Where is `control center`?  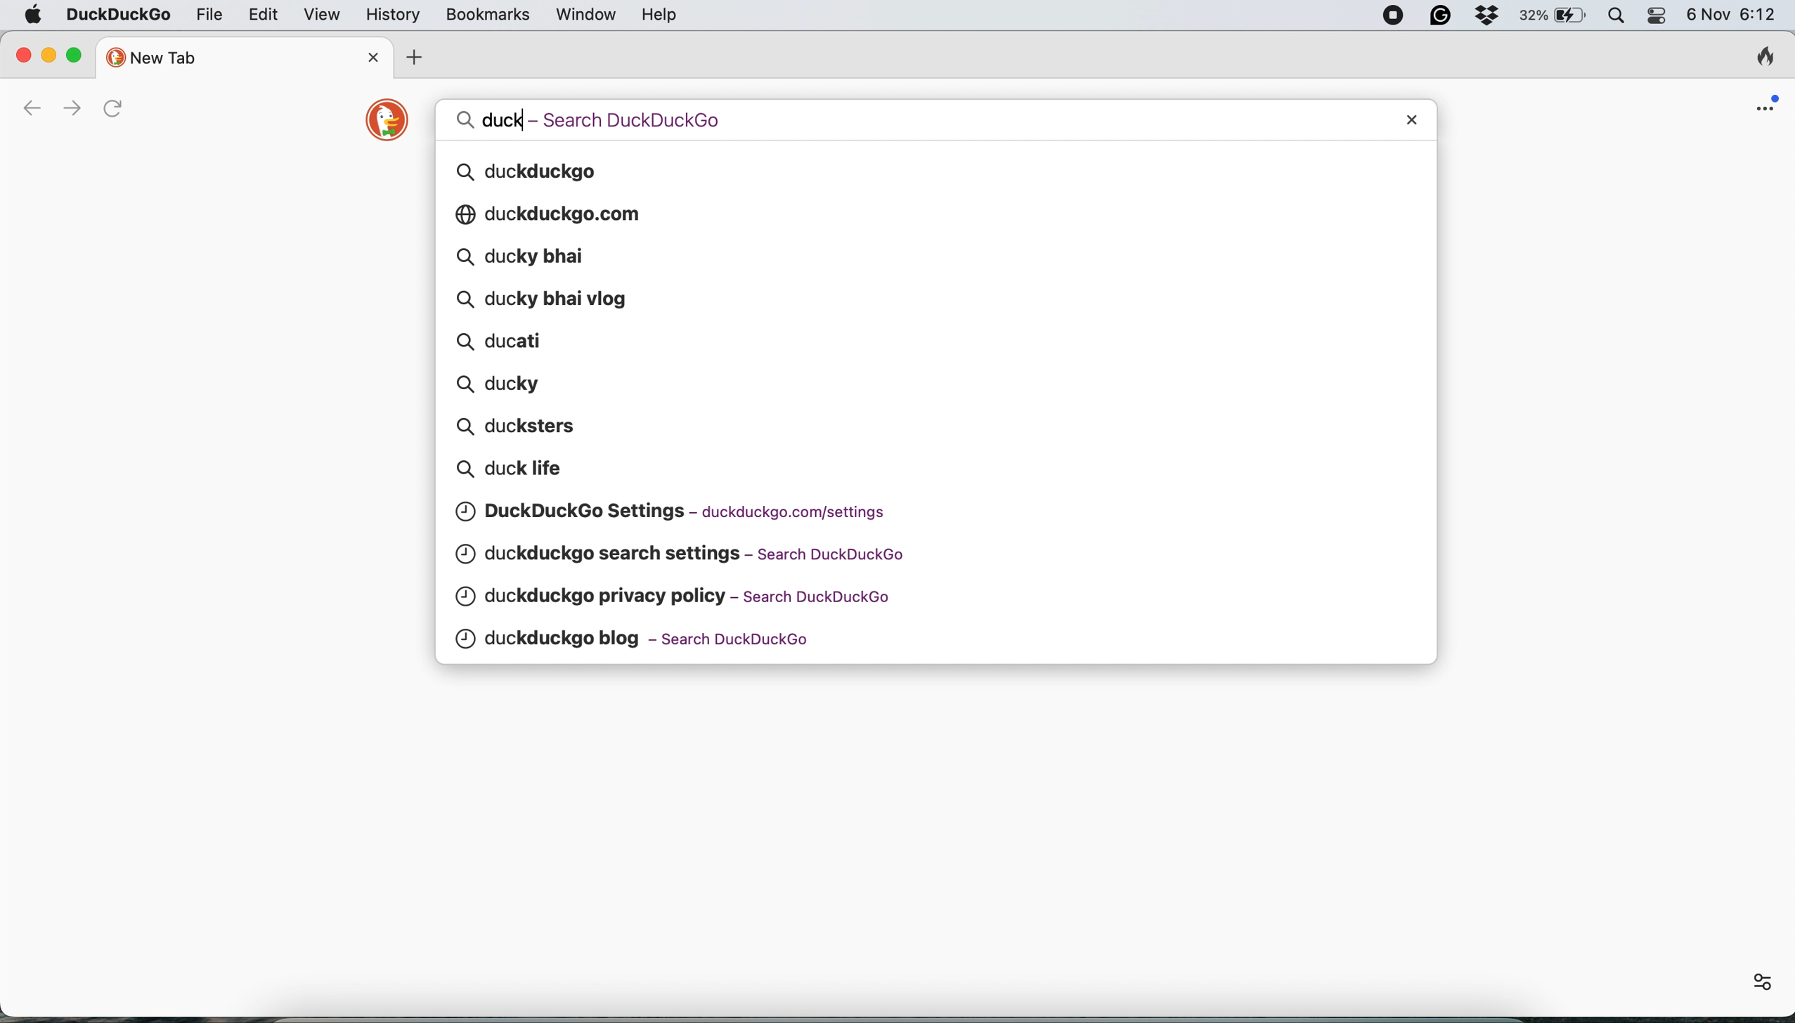
control center is located at coordinates (1657, 17).